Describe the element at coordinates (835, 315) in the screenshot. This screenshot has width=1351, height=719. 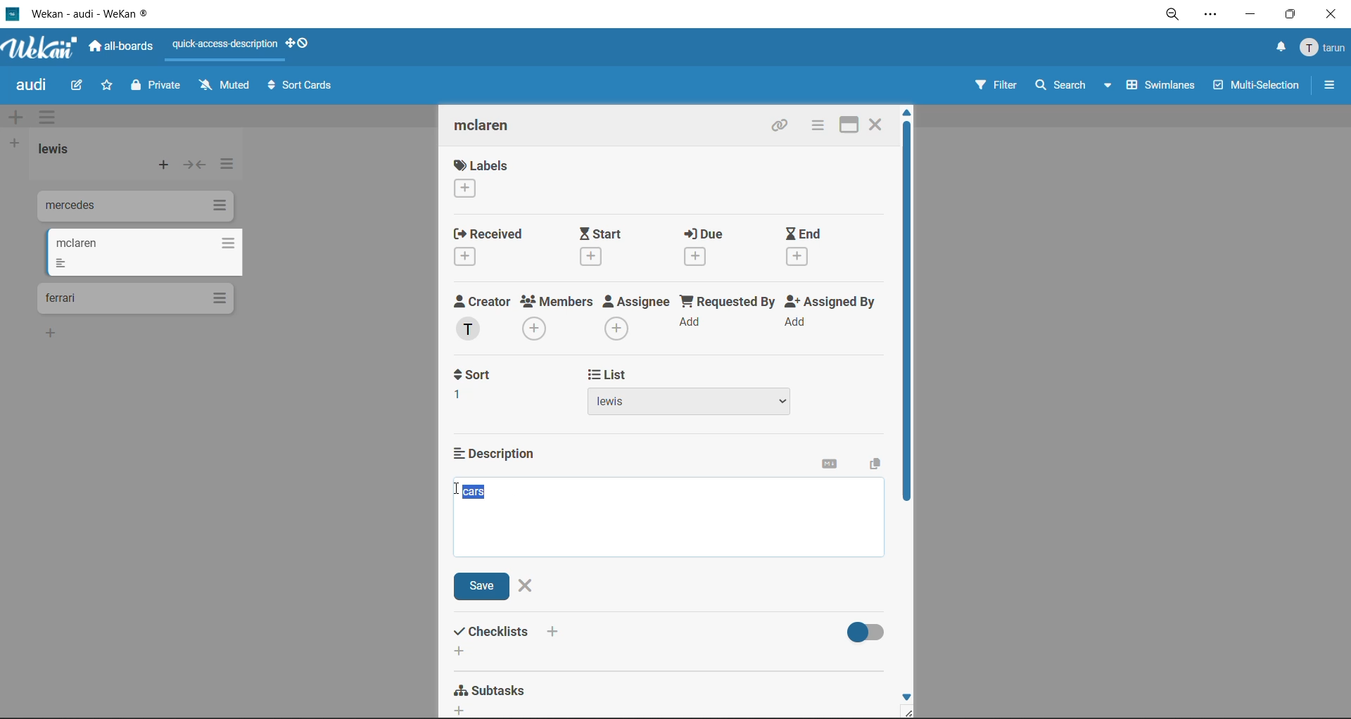
I see `assigned by` at that location.